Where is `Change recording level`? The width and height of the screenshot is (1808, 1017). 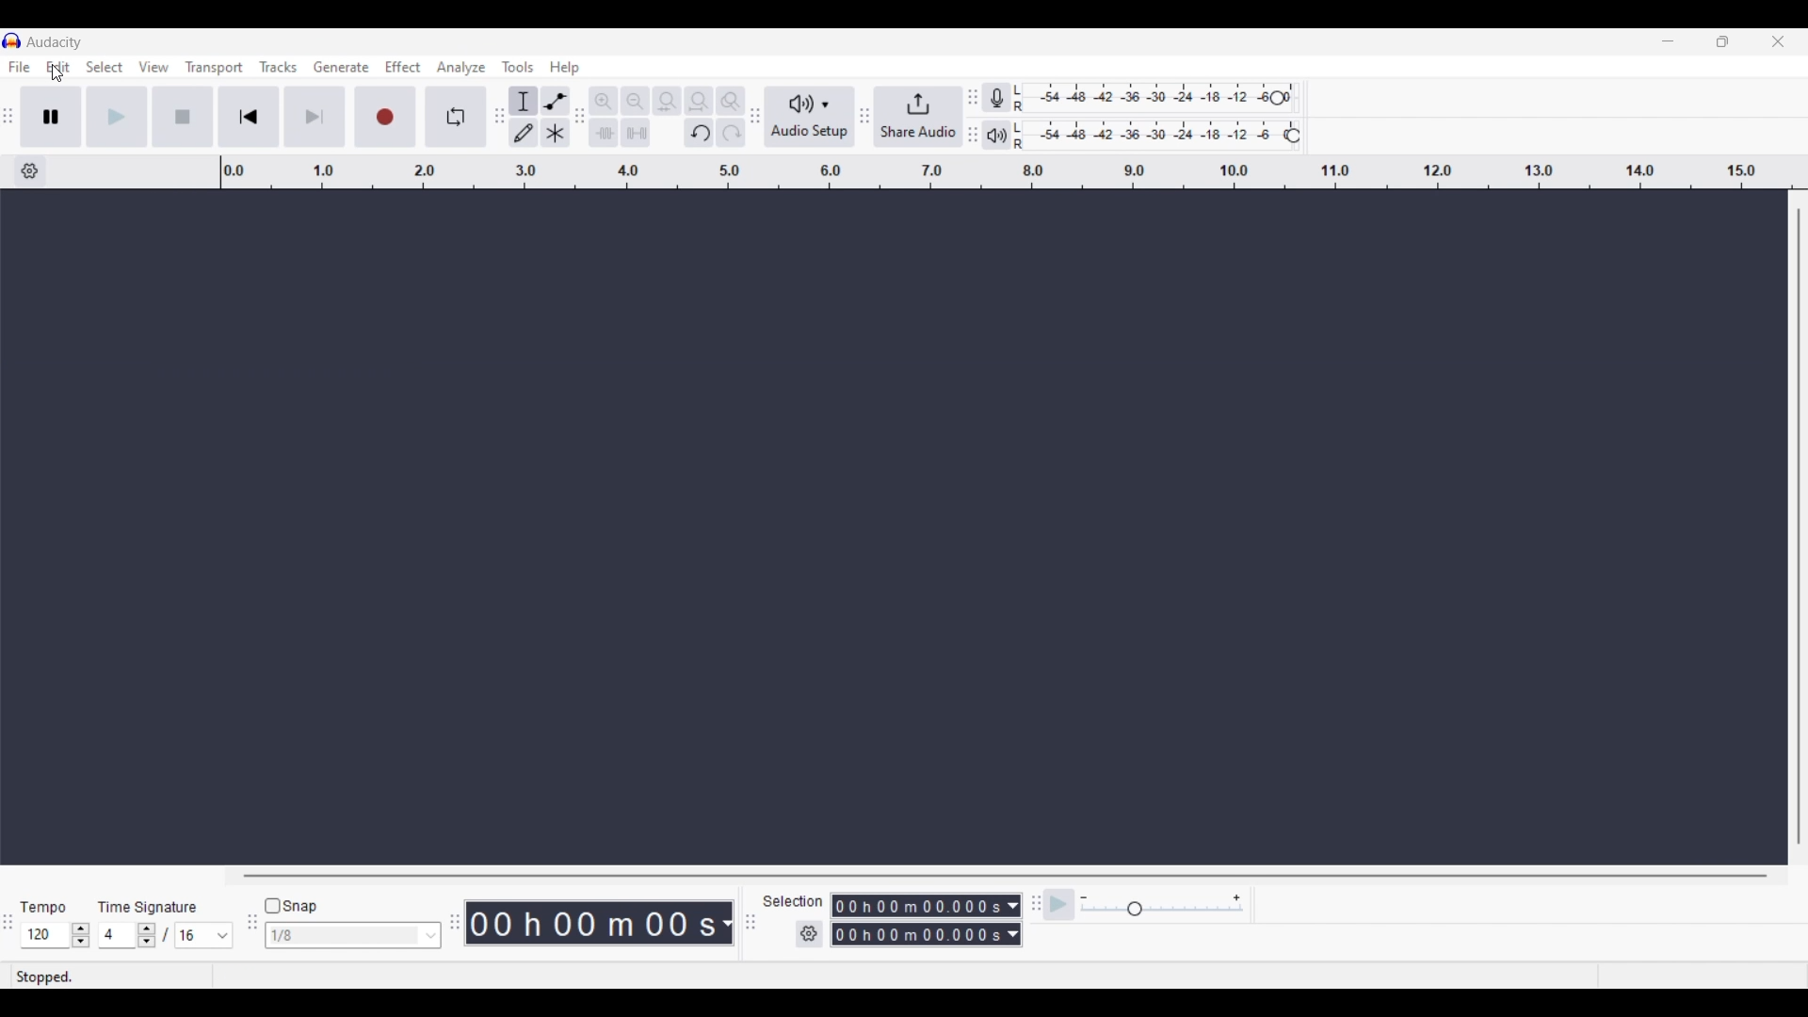 Change recording level is located at coordinates (1277, 97).